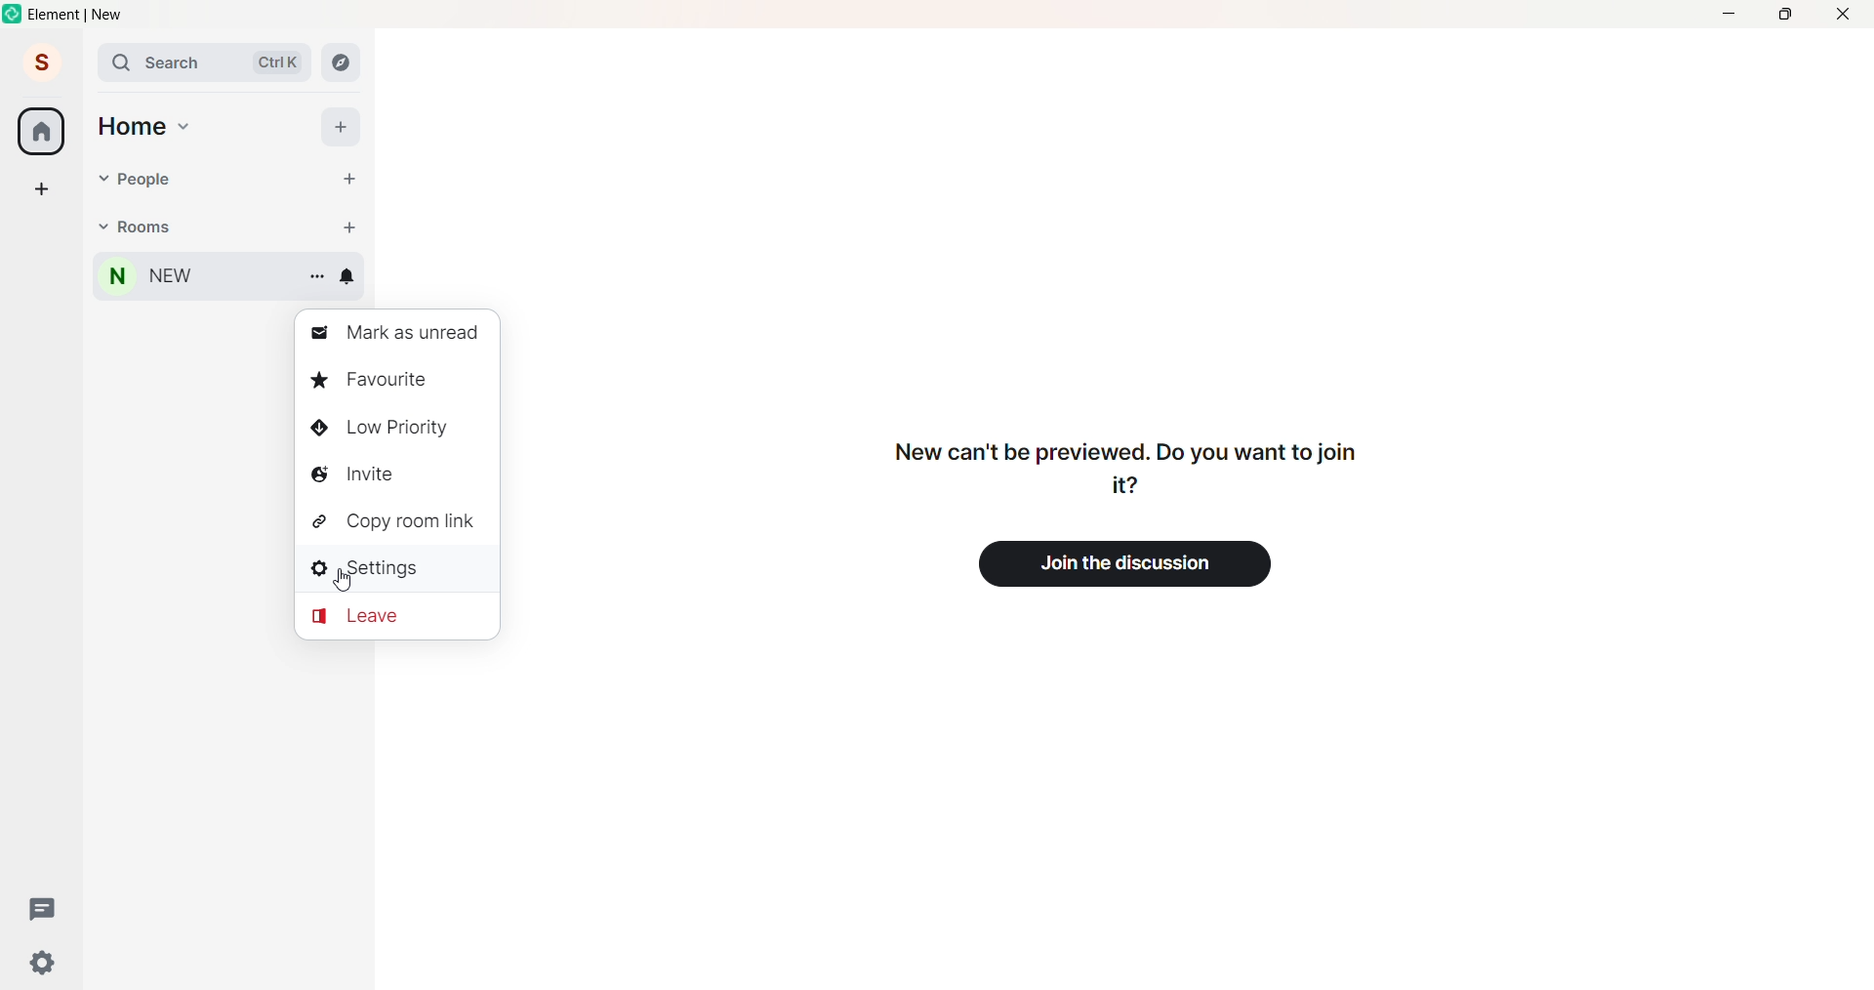 Image resolution: width=1874 pixels, height=990 pixels. What do you see at coordinates (345, 224) in the screenshot?
I see `add room` at bounding box center [345, 224].